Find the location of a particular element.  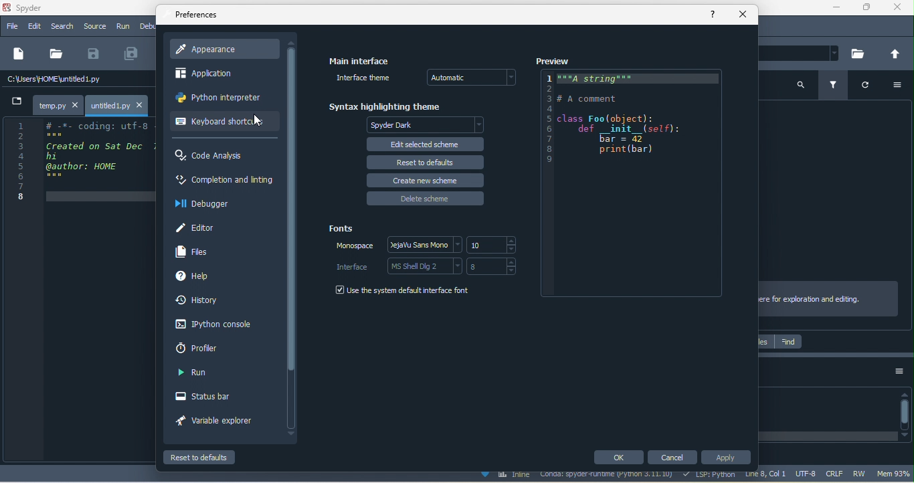

exit selected scheme is located at coordinates (425, 143).